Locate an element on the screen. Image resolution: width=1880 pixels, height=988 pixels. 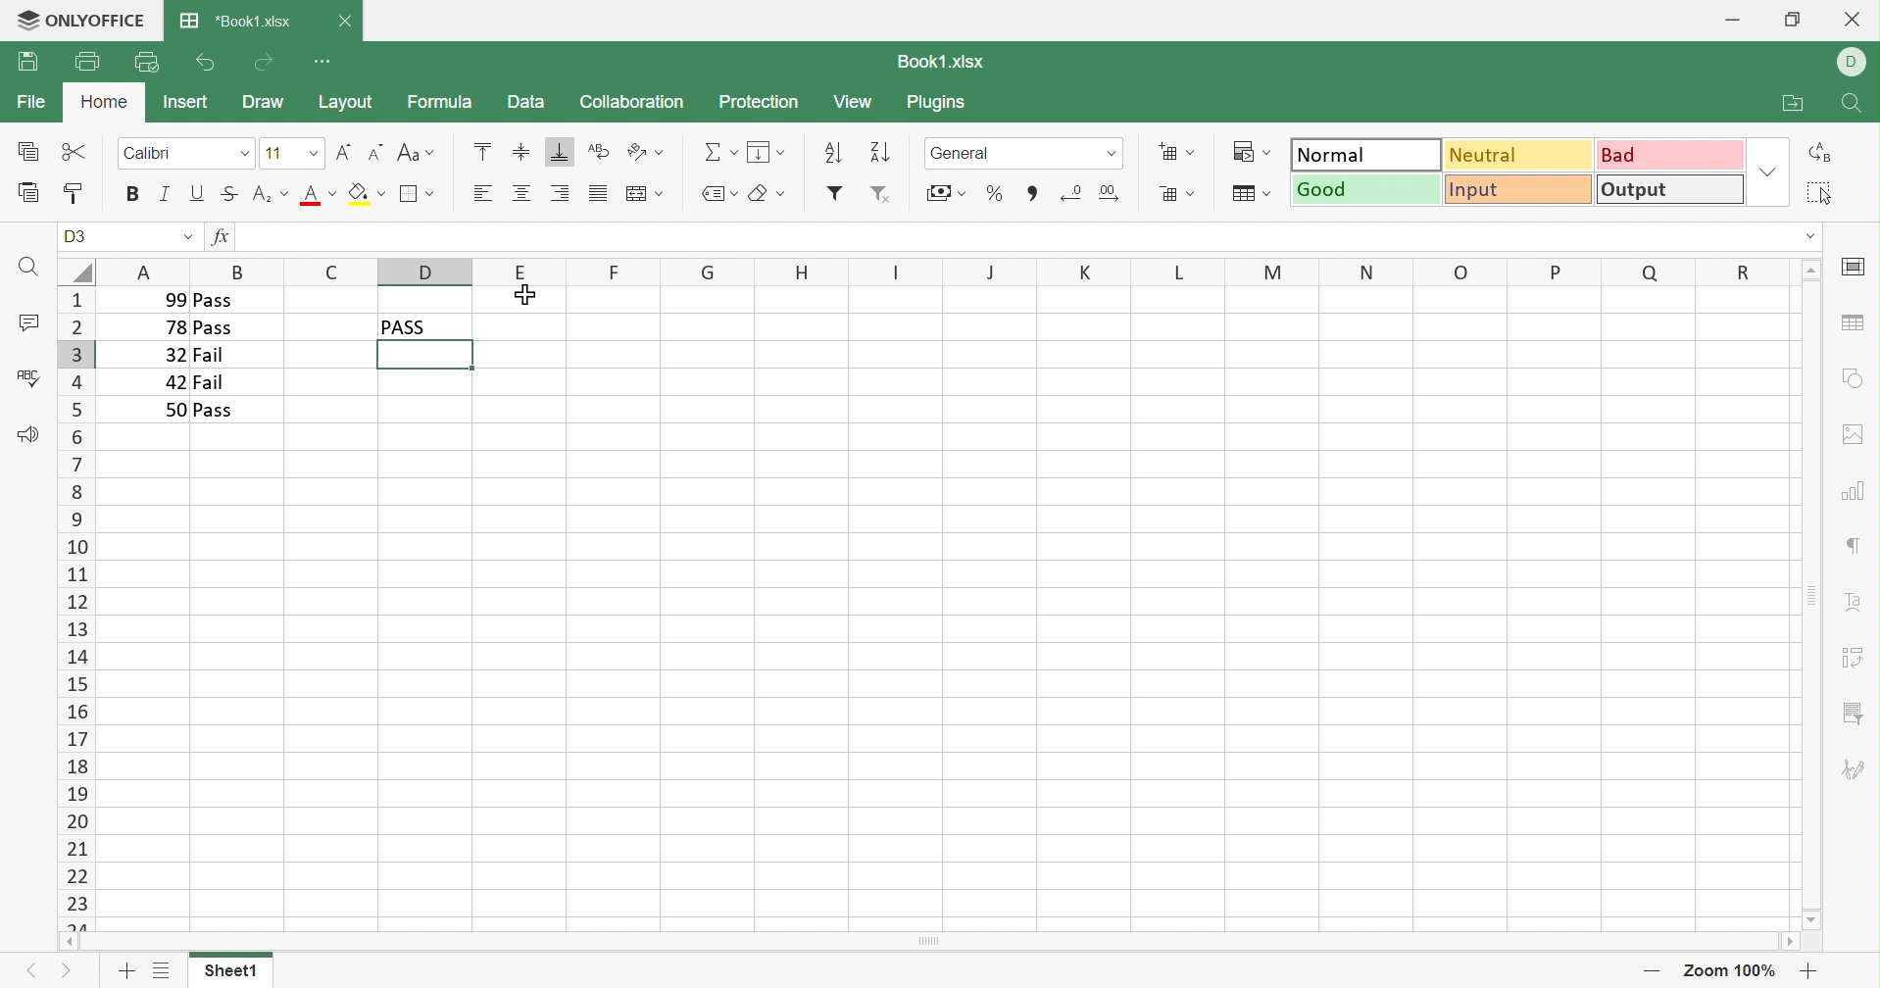
File is located at coordinates (32, 101).